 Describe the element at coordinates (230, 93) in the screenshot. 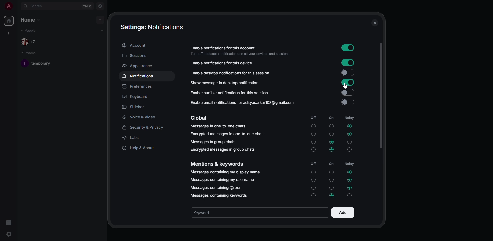

I see `enable audible notifications` at that location.